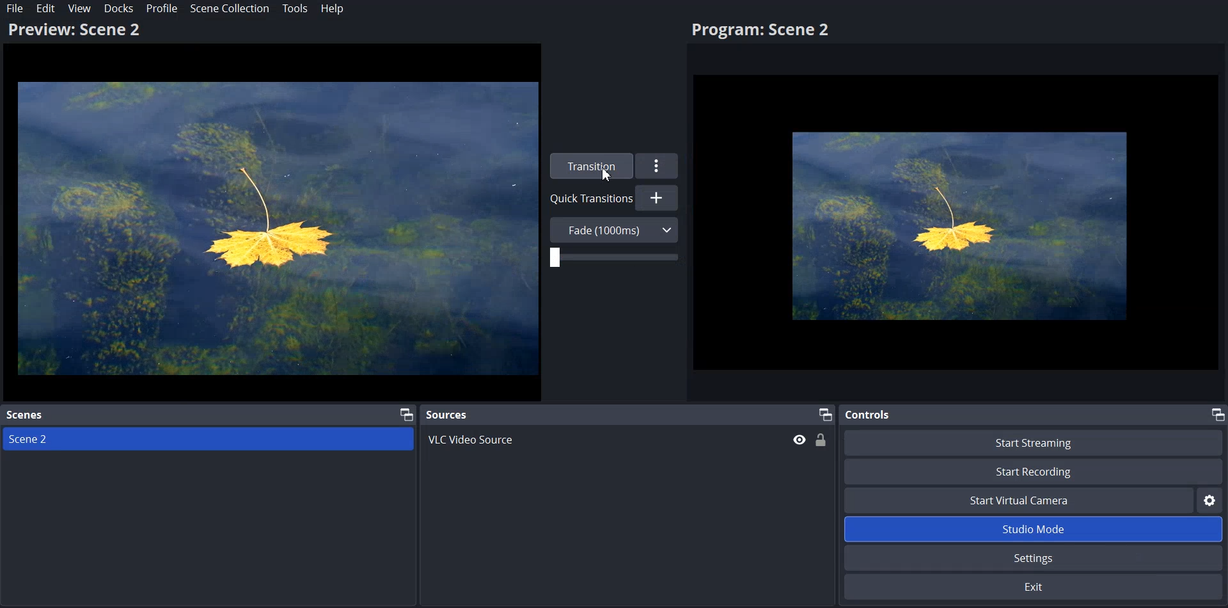  What do you see at coordinates (77, 442) in the screenshot?
I see `Scene` at bounding box center [77, 442].